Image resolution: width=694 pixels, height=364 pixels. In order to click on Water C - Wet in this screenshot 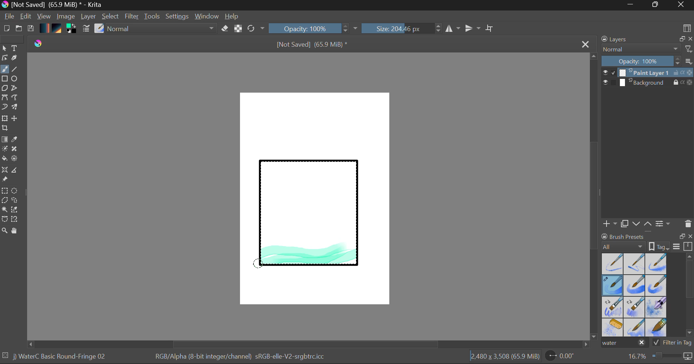, I will do `click(635, 264)`.